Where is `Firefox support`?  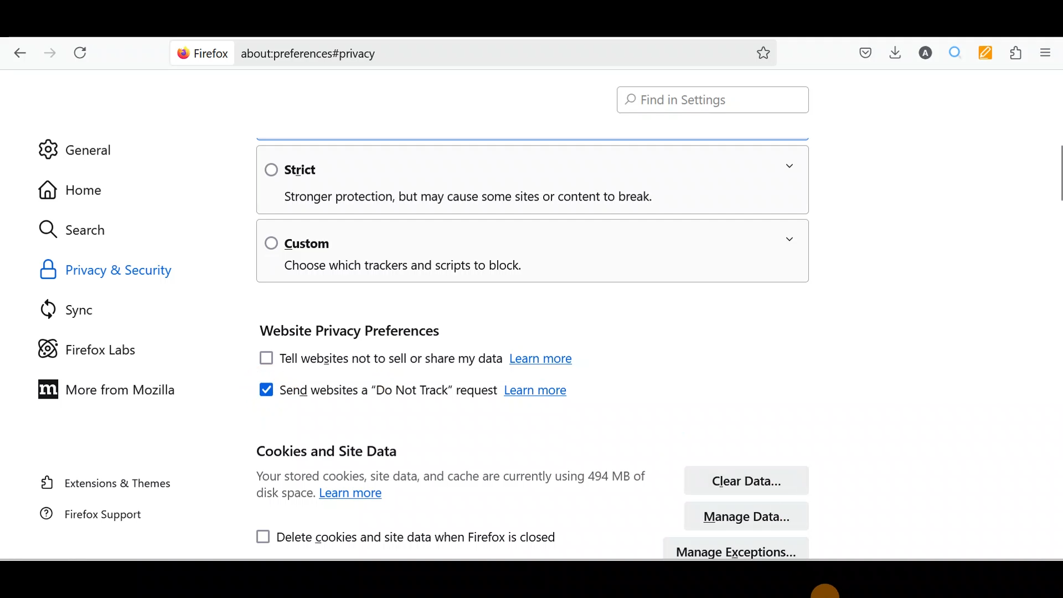
Firefox support is located at coordinates (104, 515).